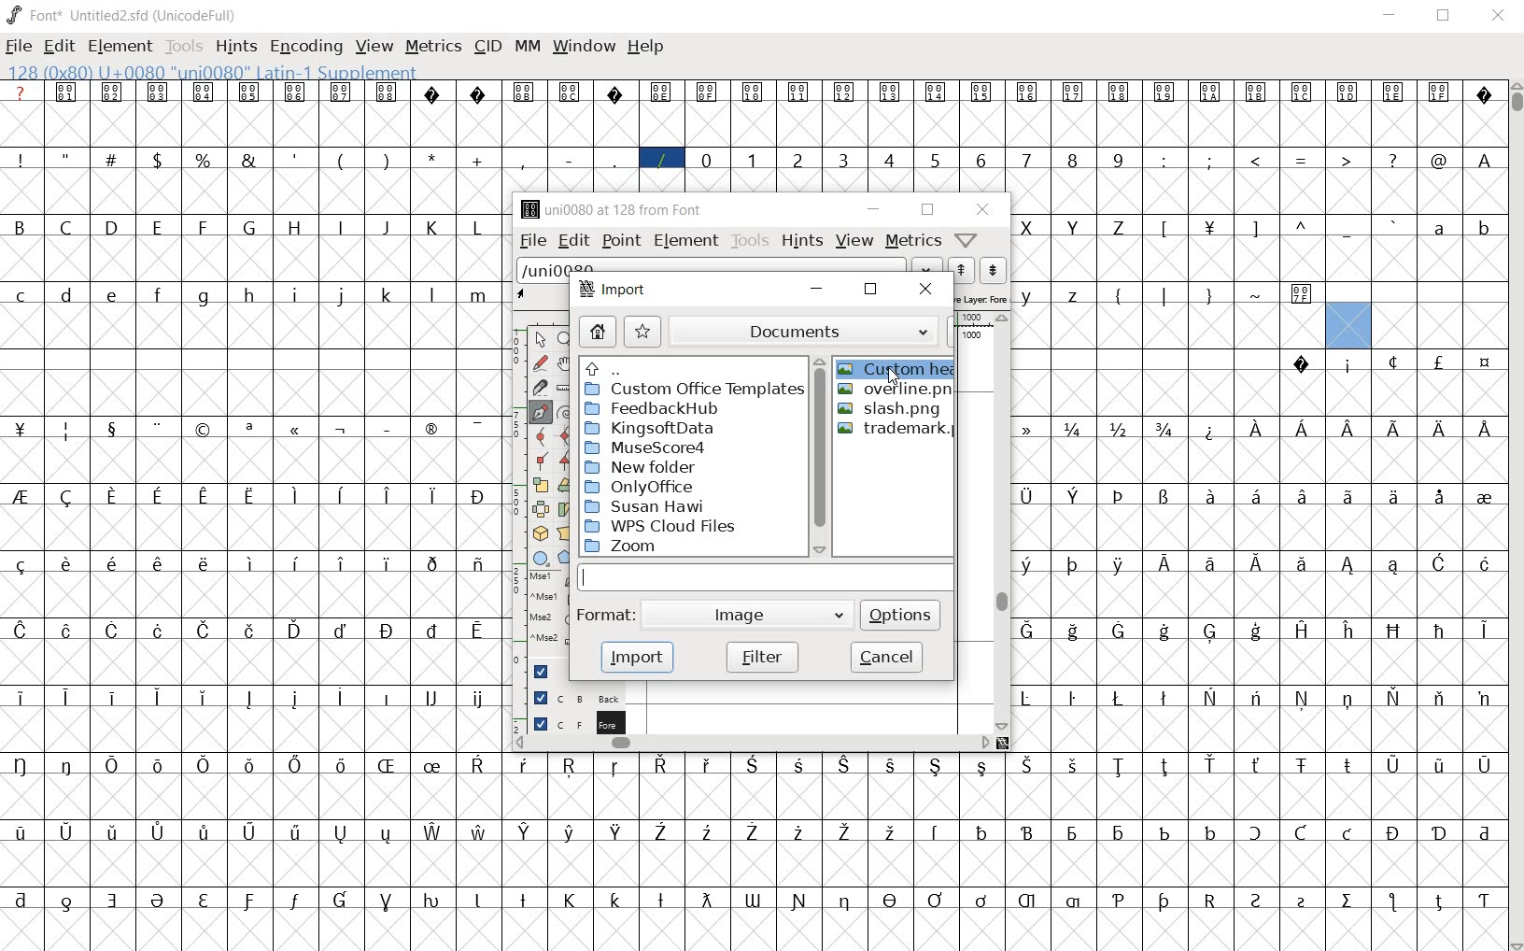 The width and height of the screenshot is (1524, 951). I want to click on glyph, so click(157, 497).